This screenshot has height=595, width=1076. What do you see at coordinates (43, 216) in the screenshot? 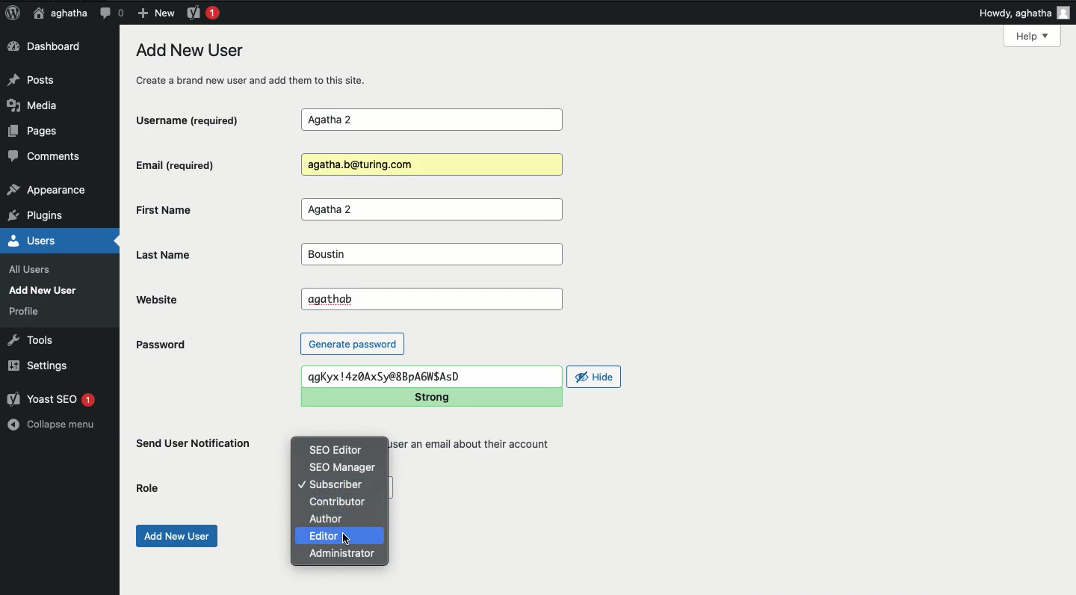
I see `plugins` at bounding box center [43, 216].